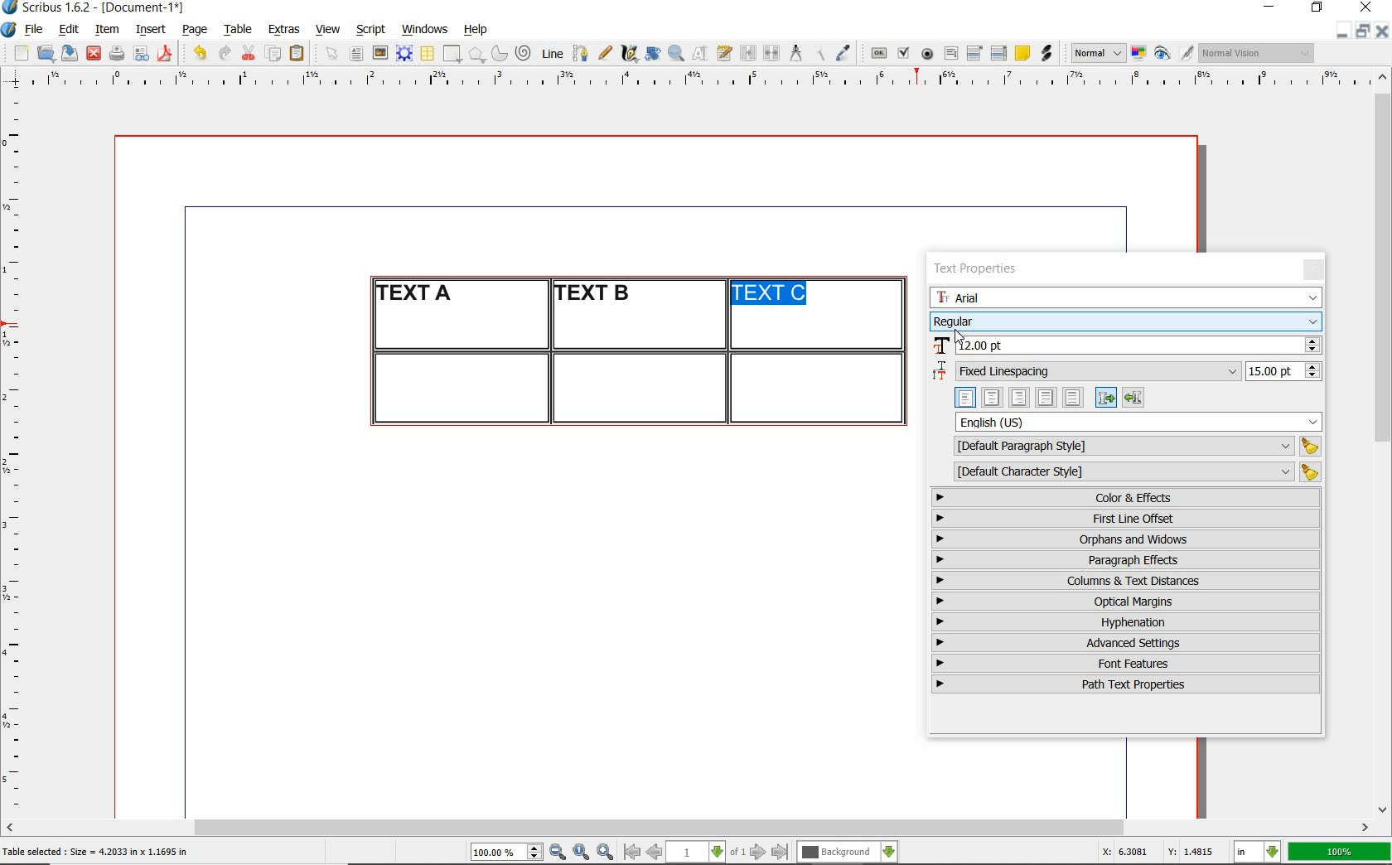 The width and height of the screenshot is (1392, 865). Describe the element at coordinates (1258, 853) in the screenshot. I see `select the current unit` at that location.